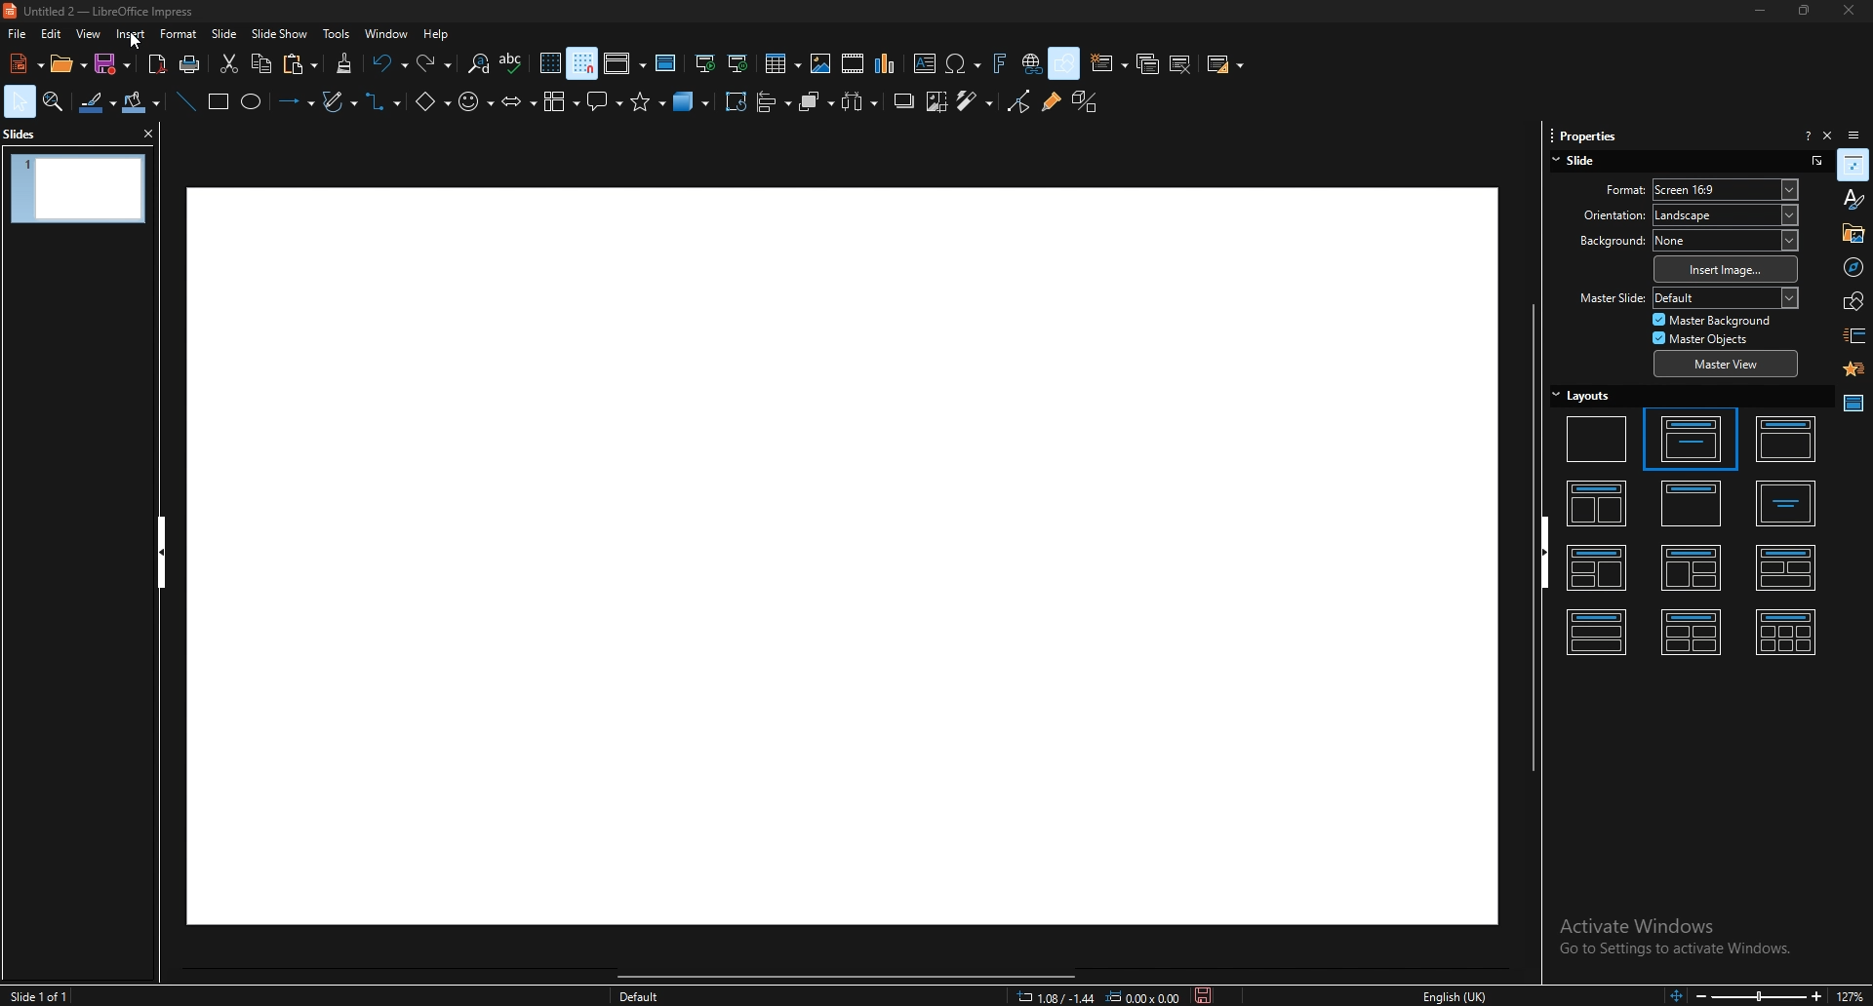 This screenshot has height=1006, width=1873. Describe the element at coordinates (1854, 336) in the screenshot. I see `slide transition` at that location.